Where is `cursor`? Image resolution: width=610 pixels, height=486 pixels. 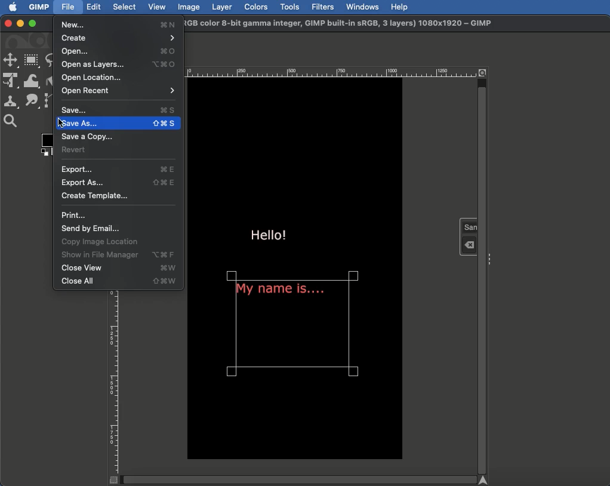
cursor is located at coordinates (60, 124).